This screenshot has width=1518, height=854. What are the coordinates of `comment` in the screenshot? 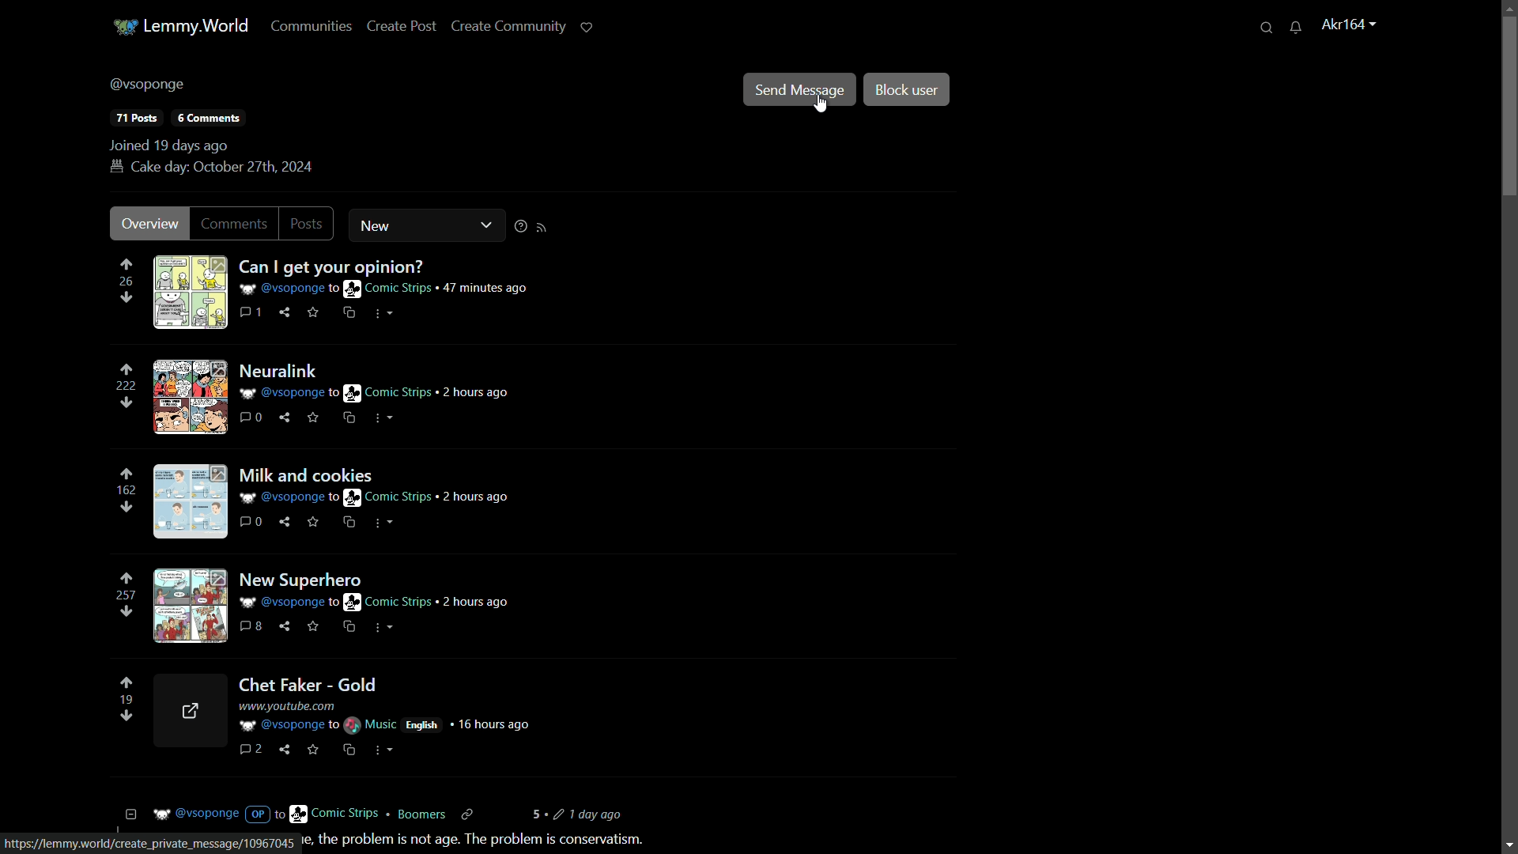 It's located at (377, 815).